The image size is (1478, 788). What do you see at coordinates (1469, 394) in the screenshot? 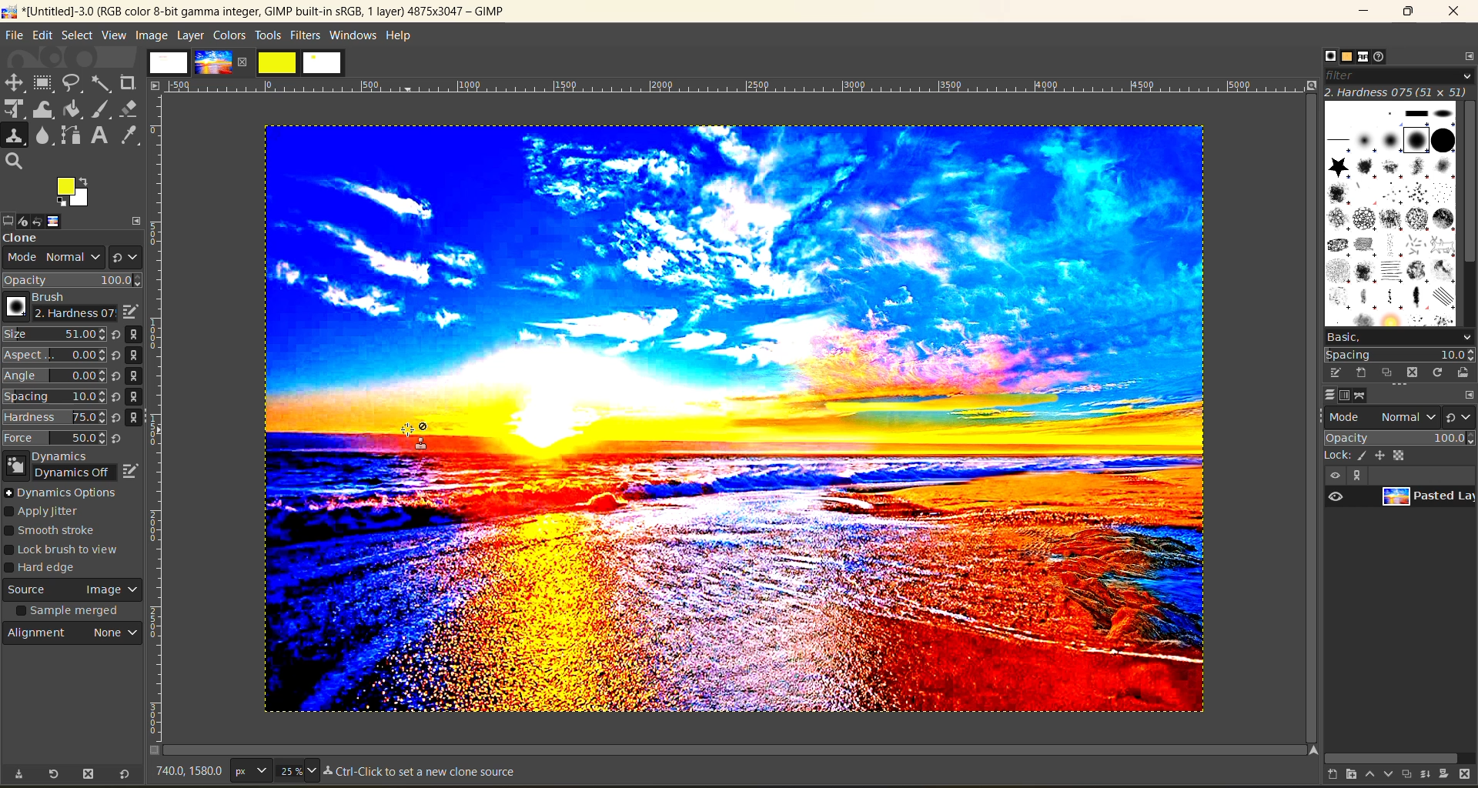
I see `configure` at bounding box center [1469, 394].